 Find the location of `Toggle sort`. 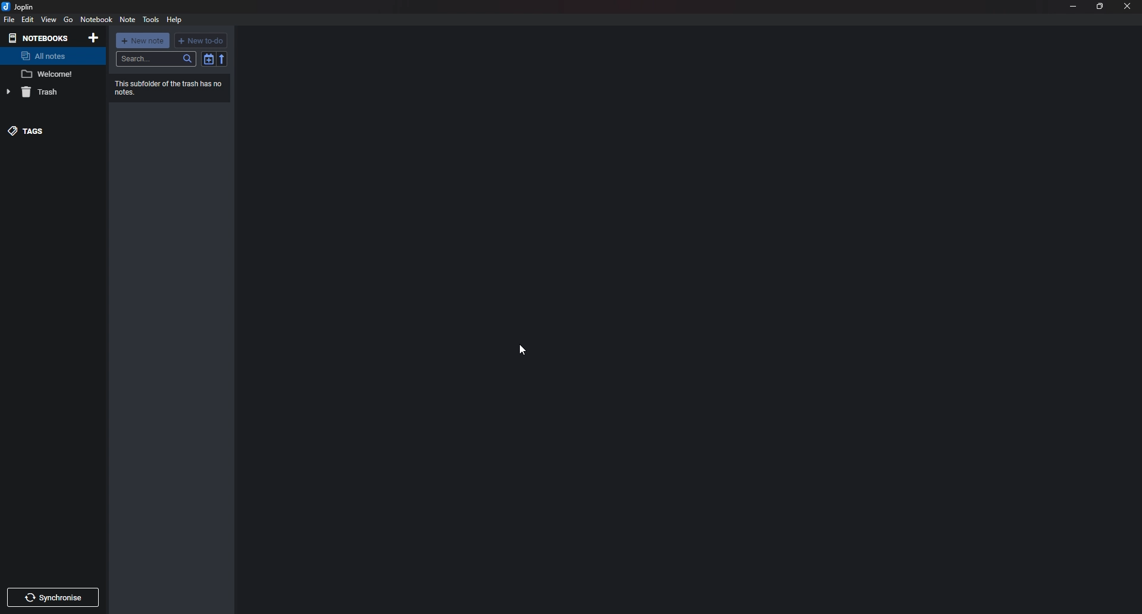

Toggle sort is located at coordinates (209, 58).